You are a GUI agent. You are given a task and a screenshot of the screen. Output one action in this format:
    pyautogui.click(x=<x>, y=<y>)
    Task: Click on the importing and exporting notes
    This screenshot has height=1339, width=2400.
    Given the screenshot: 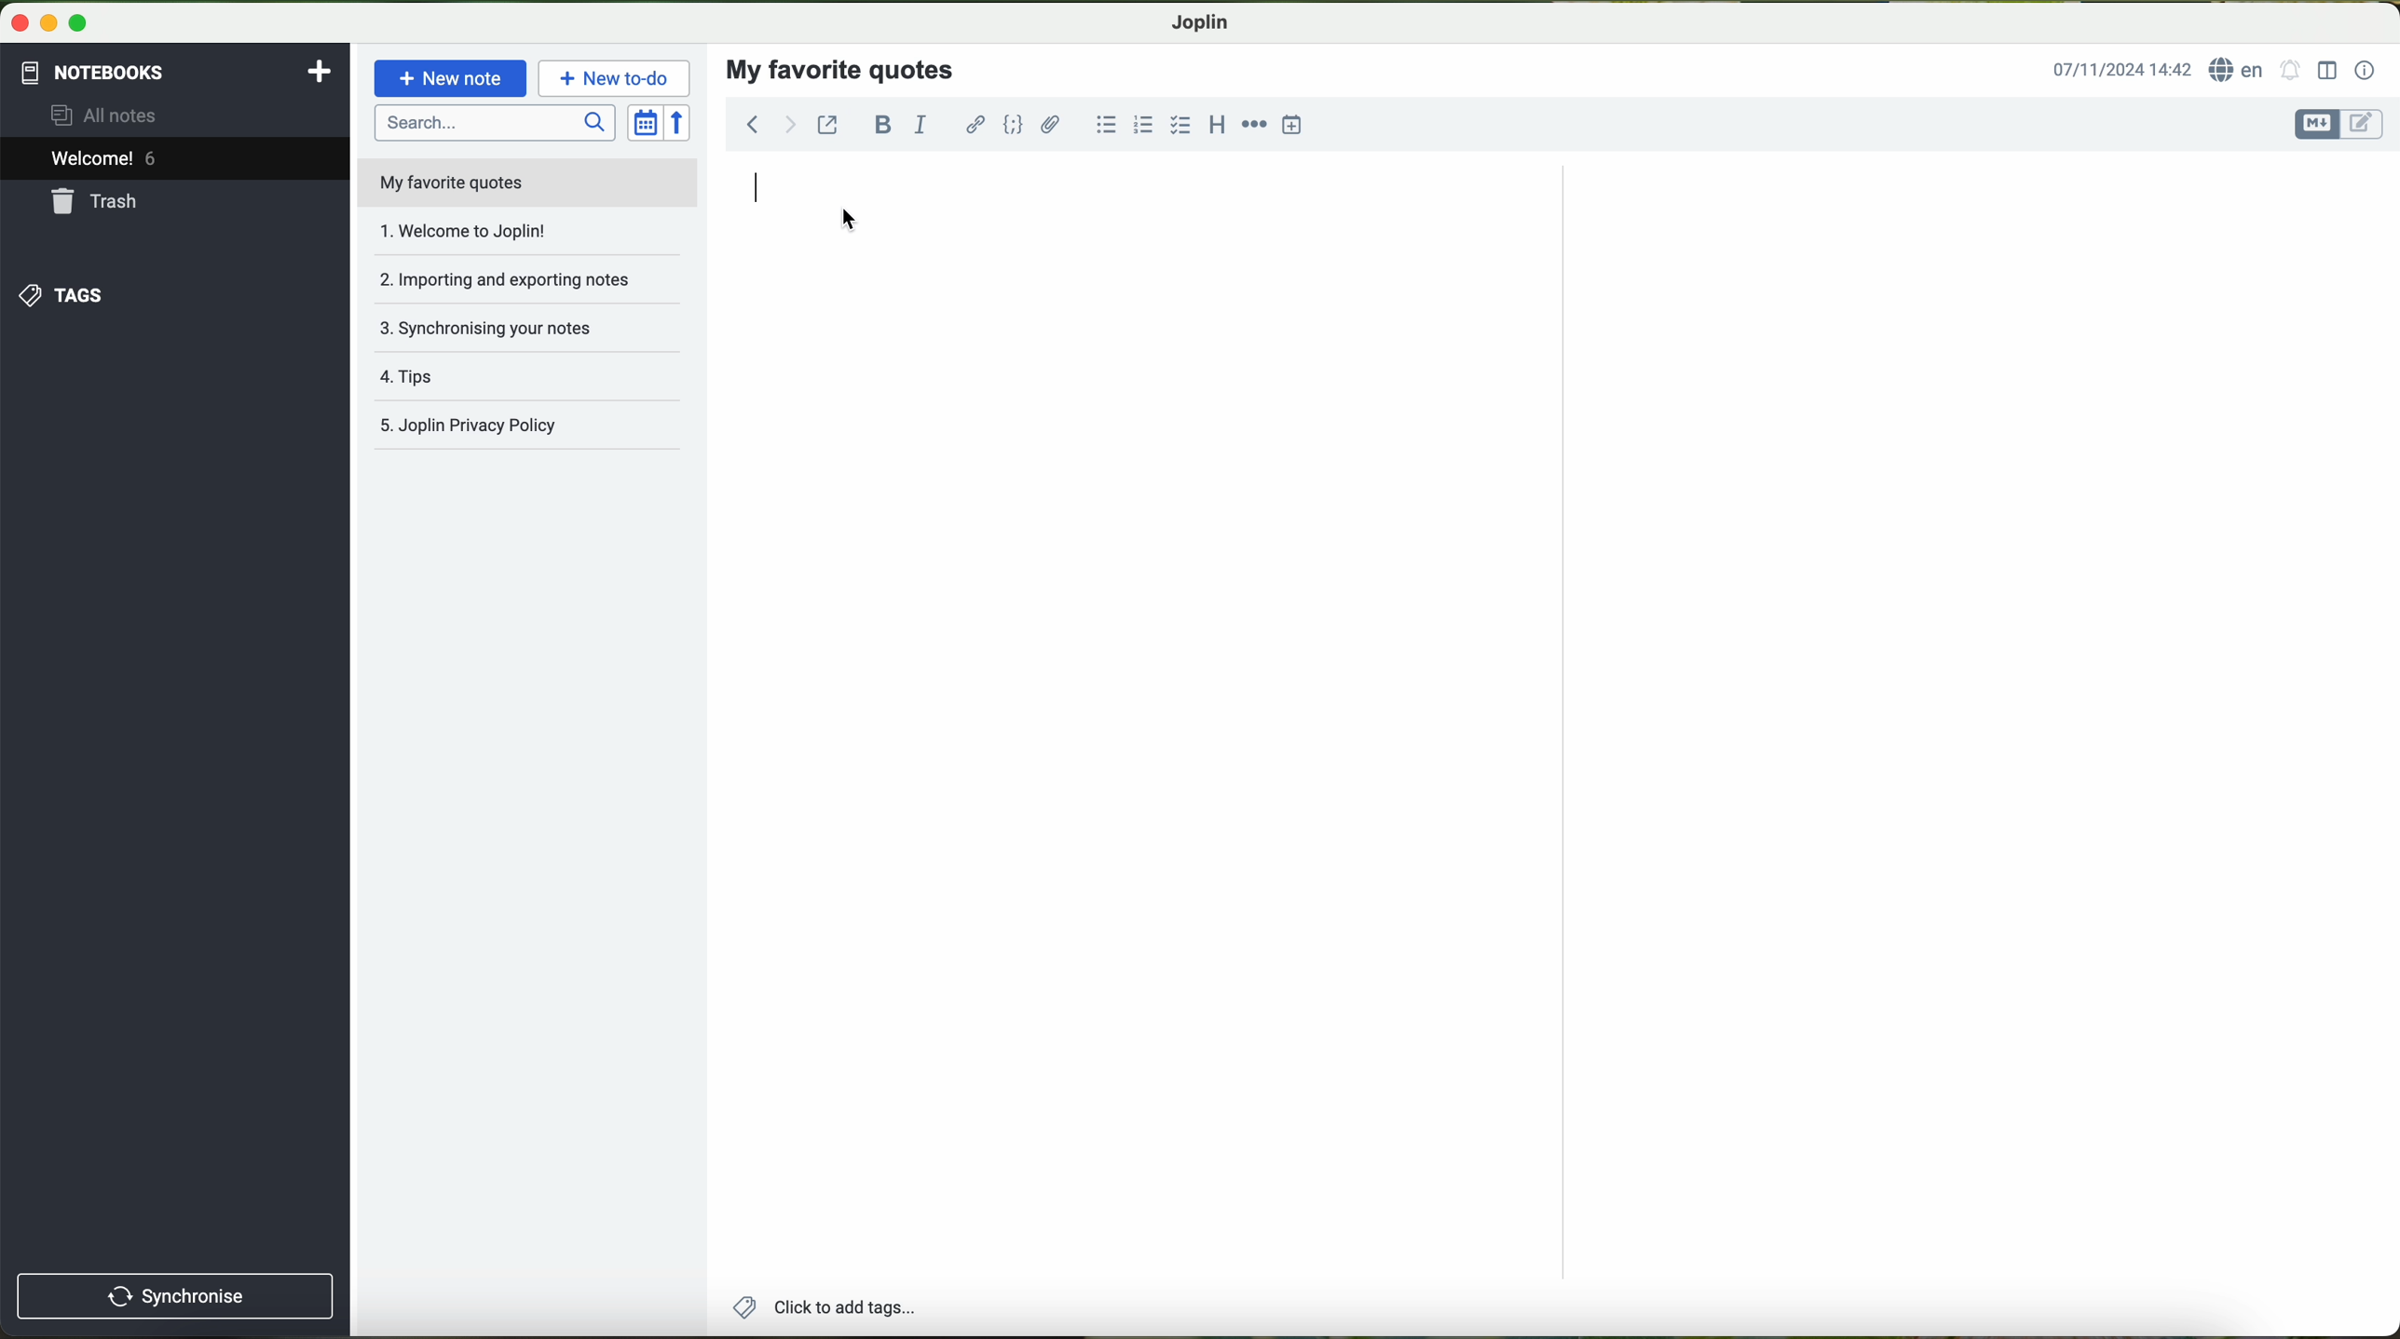 What is the action you would take?
    pyautogui.click(x=525, y=277)
    